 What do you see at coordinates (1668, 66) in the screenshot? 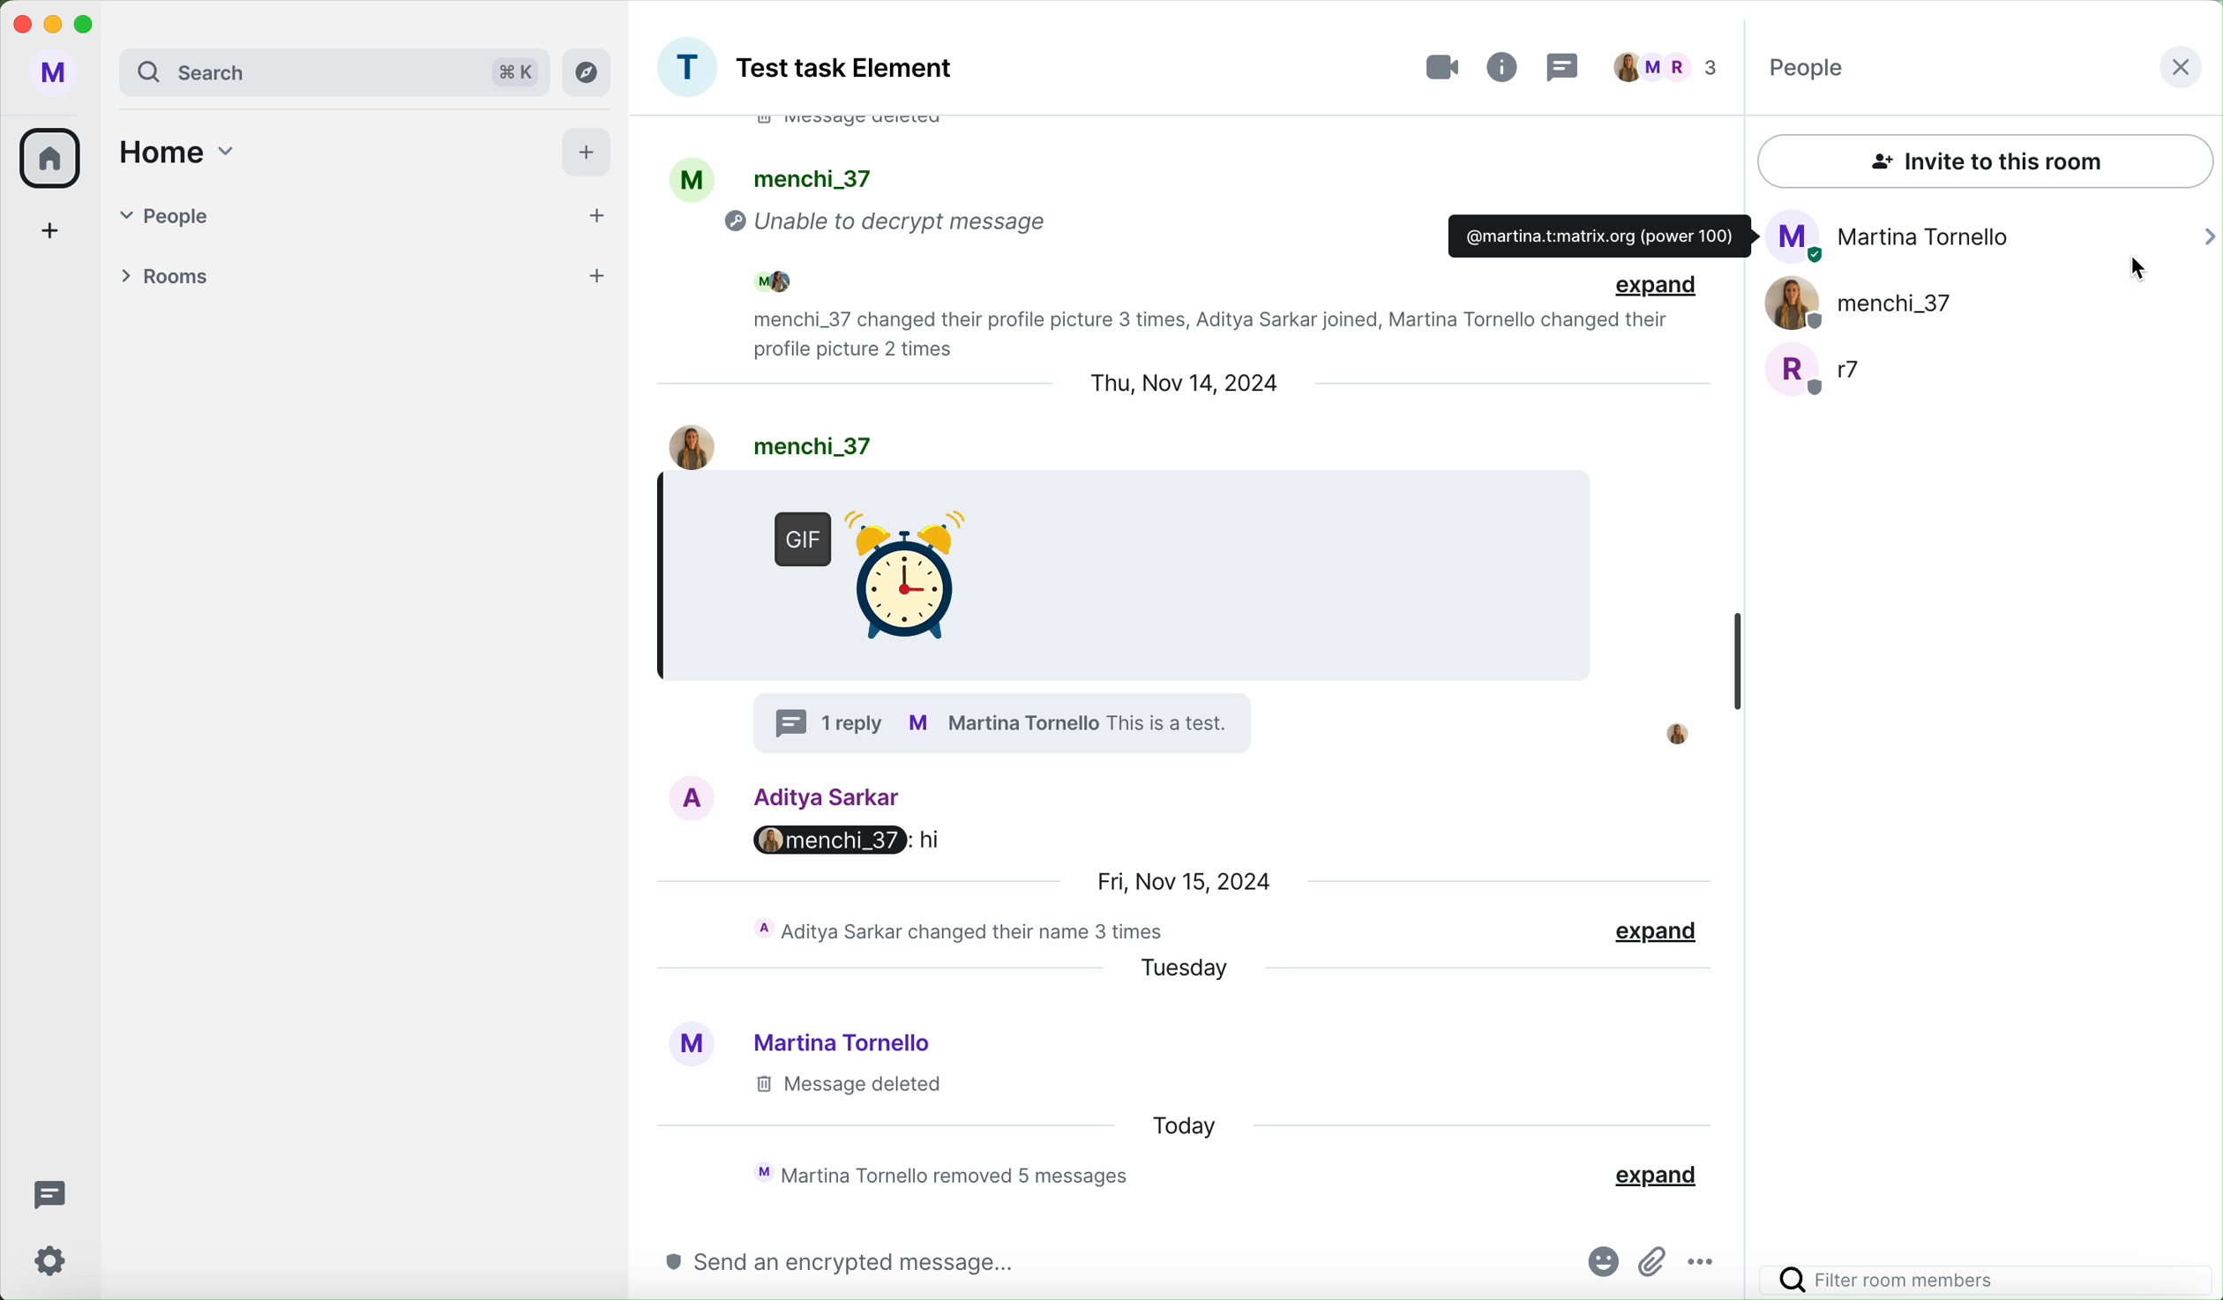
I see `people` at bounding box center [1668, 66].